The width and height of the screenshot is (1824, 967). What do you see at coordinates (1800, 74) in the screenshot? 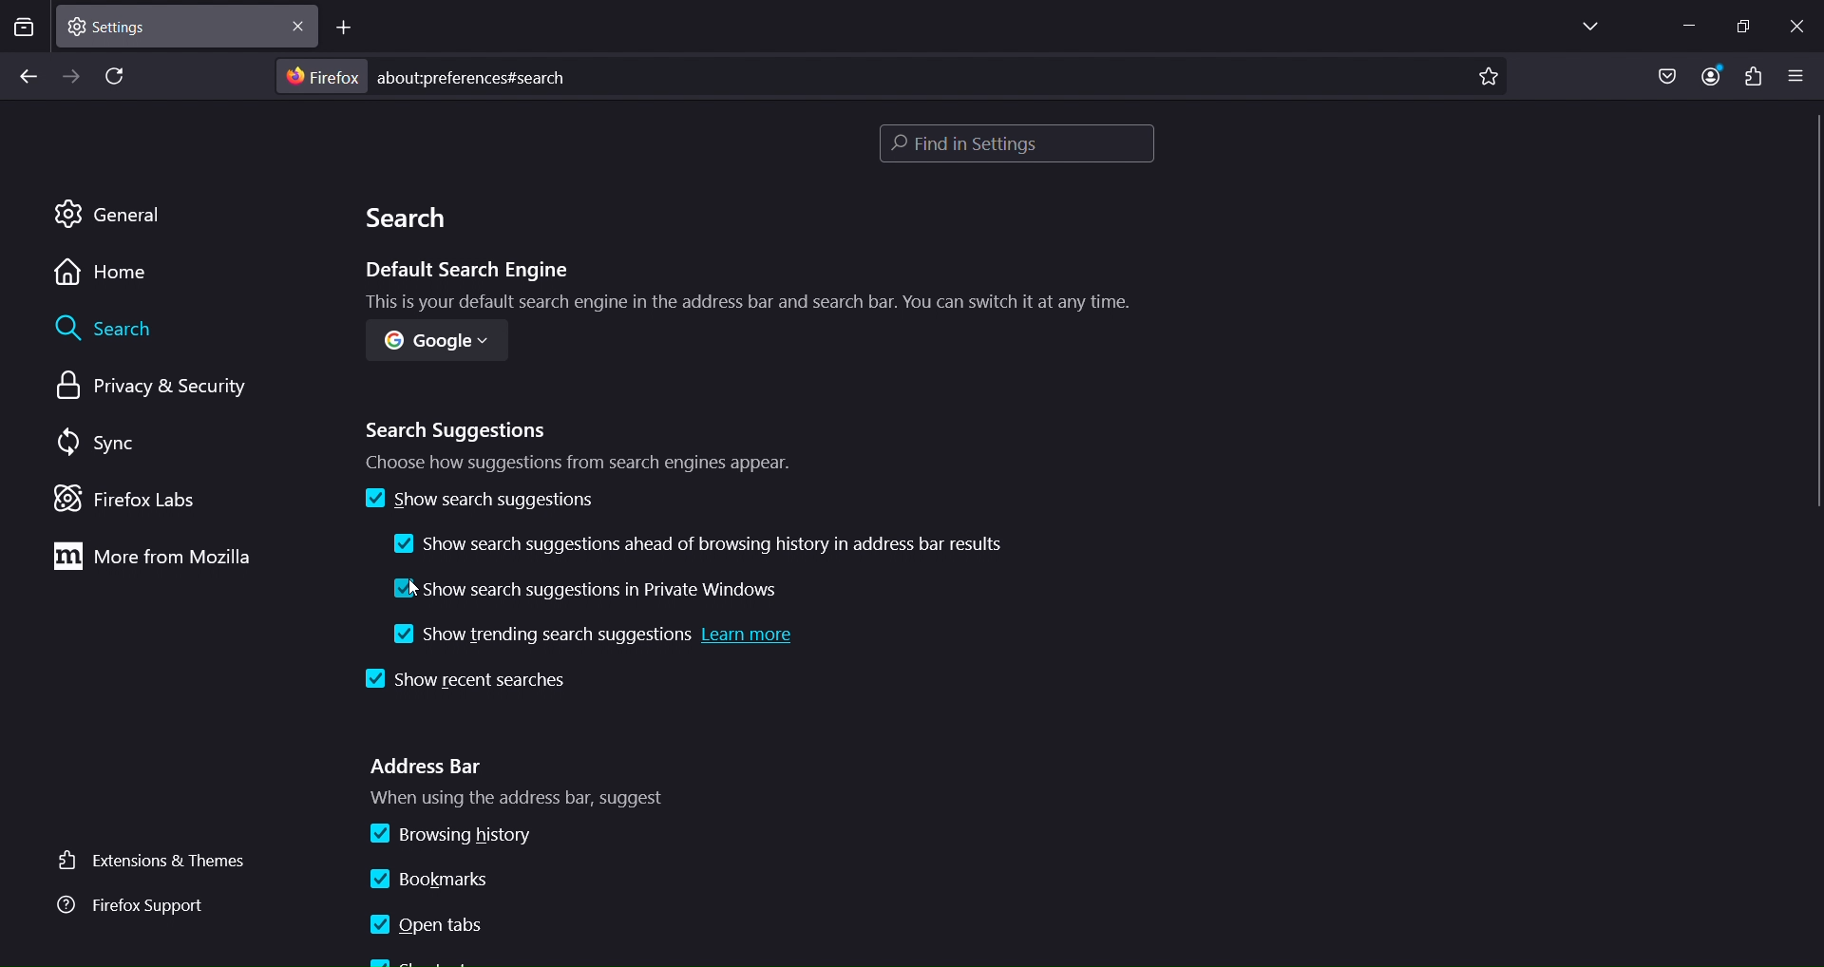
I see `open application menu` at bounding box center [1800, 74].